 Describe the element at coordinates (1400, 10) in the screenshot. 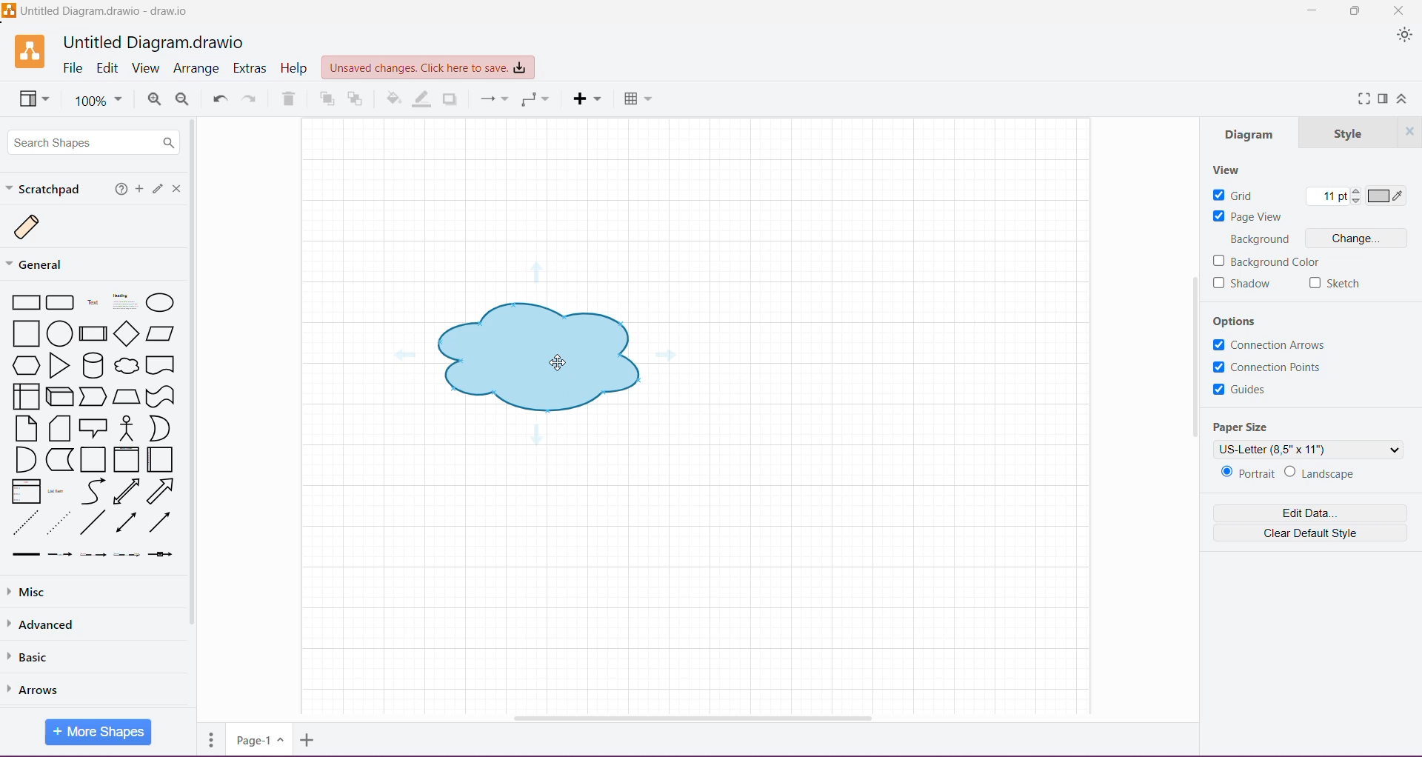

I see `Close` at that location.